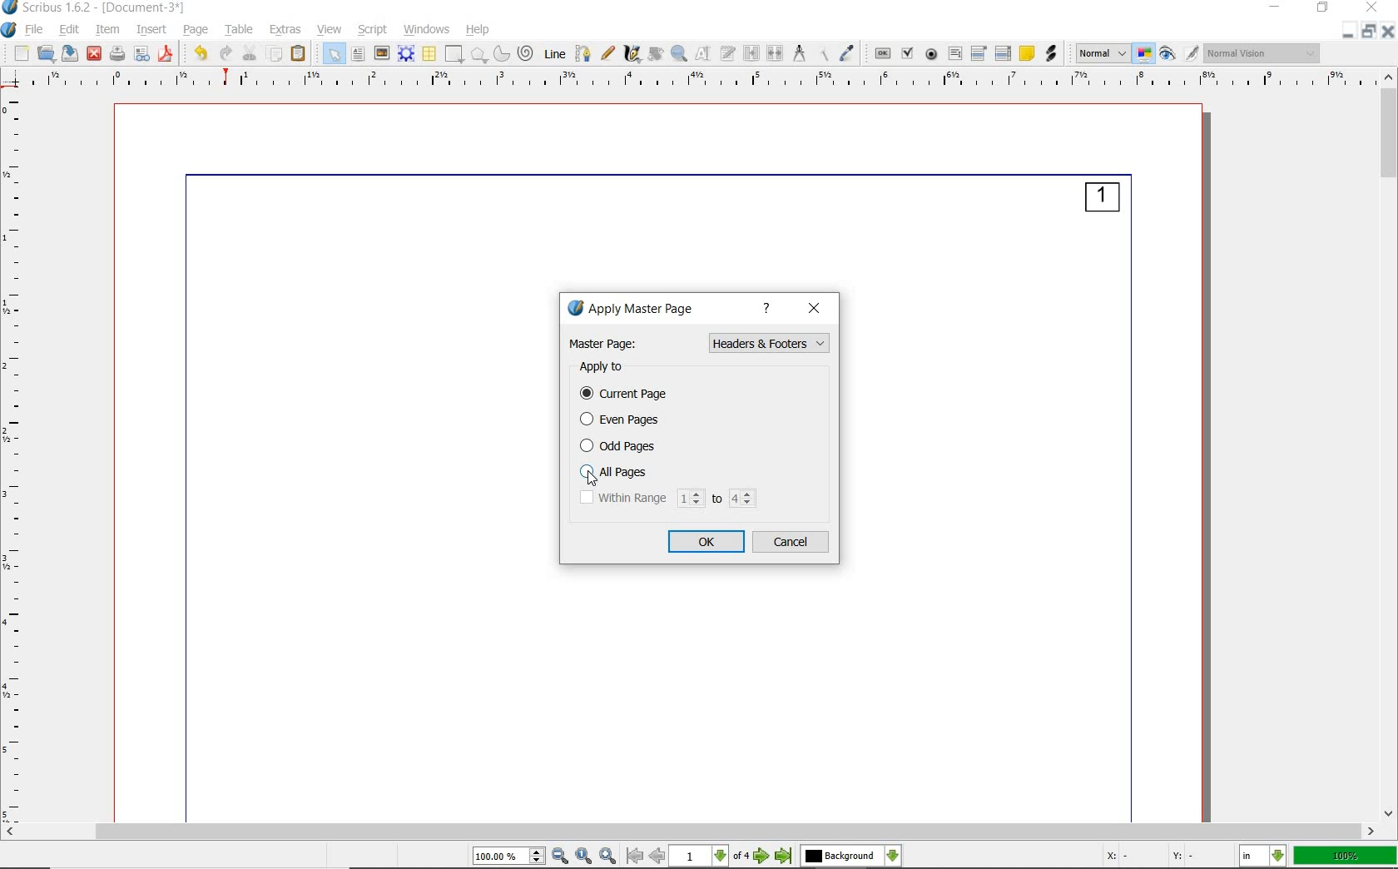 The image size is (1398, 869). I want to click on select the current layer, so click(851, 857).